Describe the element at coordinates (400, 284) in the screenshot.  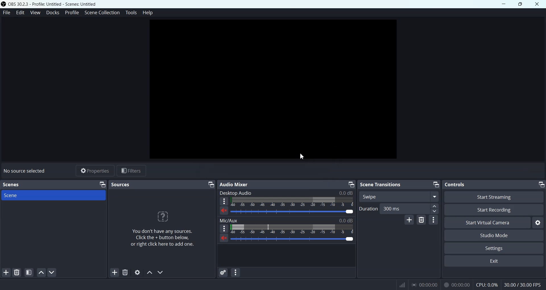
I see `Signals` at that location.